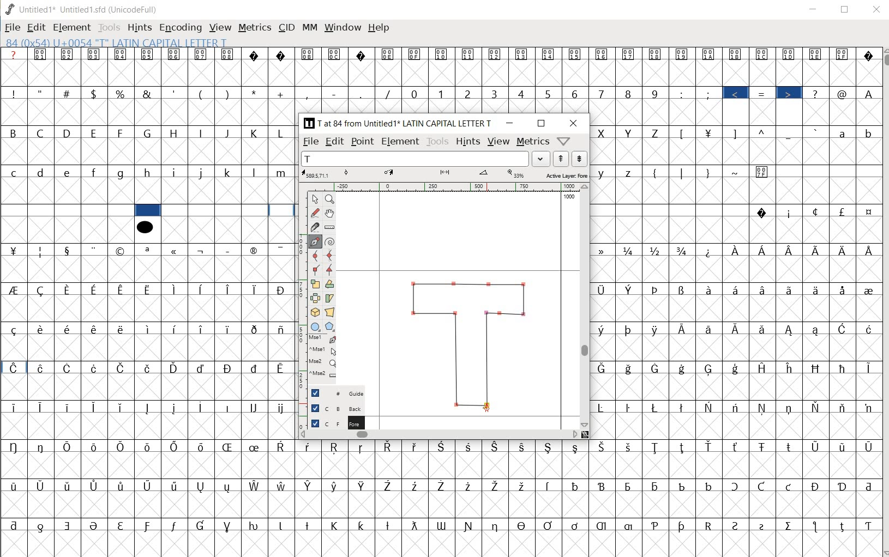 Image resolution: width=889 pixels, height=557 pixels. What do you see at coordinates (202, 54) in the screenshot?
I see `Symbol` at bounding box center [202, 54].